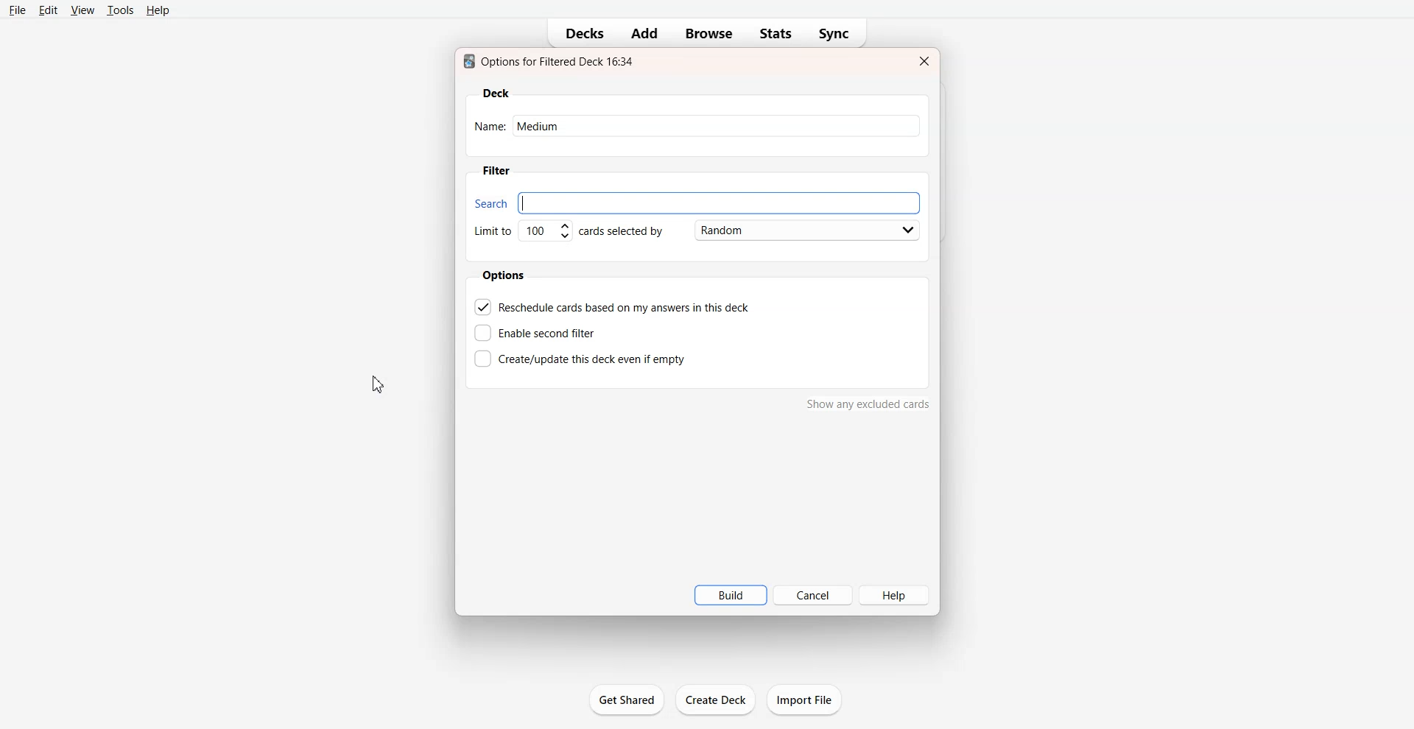  Describe the element at coordinates (378, 384) in the screenshot. I see `Cursor` at that location.